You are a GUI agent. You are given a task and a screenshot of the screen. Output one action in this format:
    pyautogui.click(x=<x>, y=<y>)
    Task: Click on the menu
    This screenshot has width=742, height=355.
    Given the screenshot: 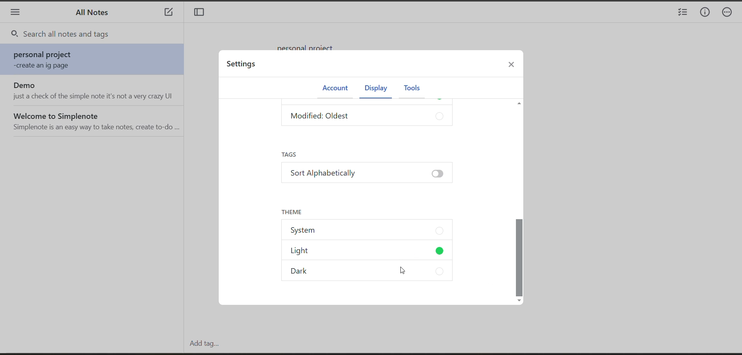 What is the action you would take?
    pyautogui.click(x=15, y=13)
    